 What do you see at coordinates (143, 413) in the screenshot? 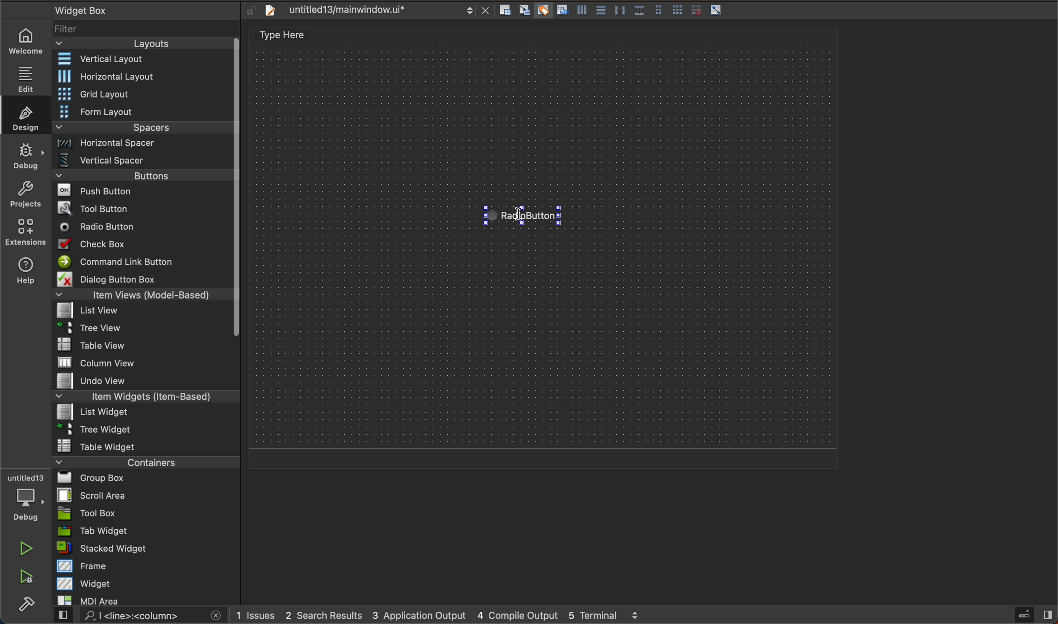
I see `` at bounding box center [143, 413].